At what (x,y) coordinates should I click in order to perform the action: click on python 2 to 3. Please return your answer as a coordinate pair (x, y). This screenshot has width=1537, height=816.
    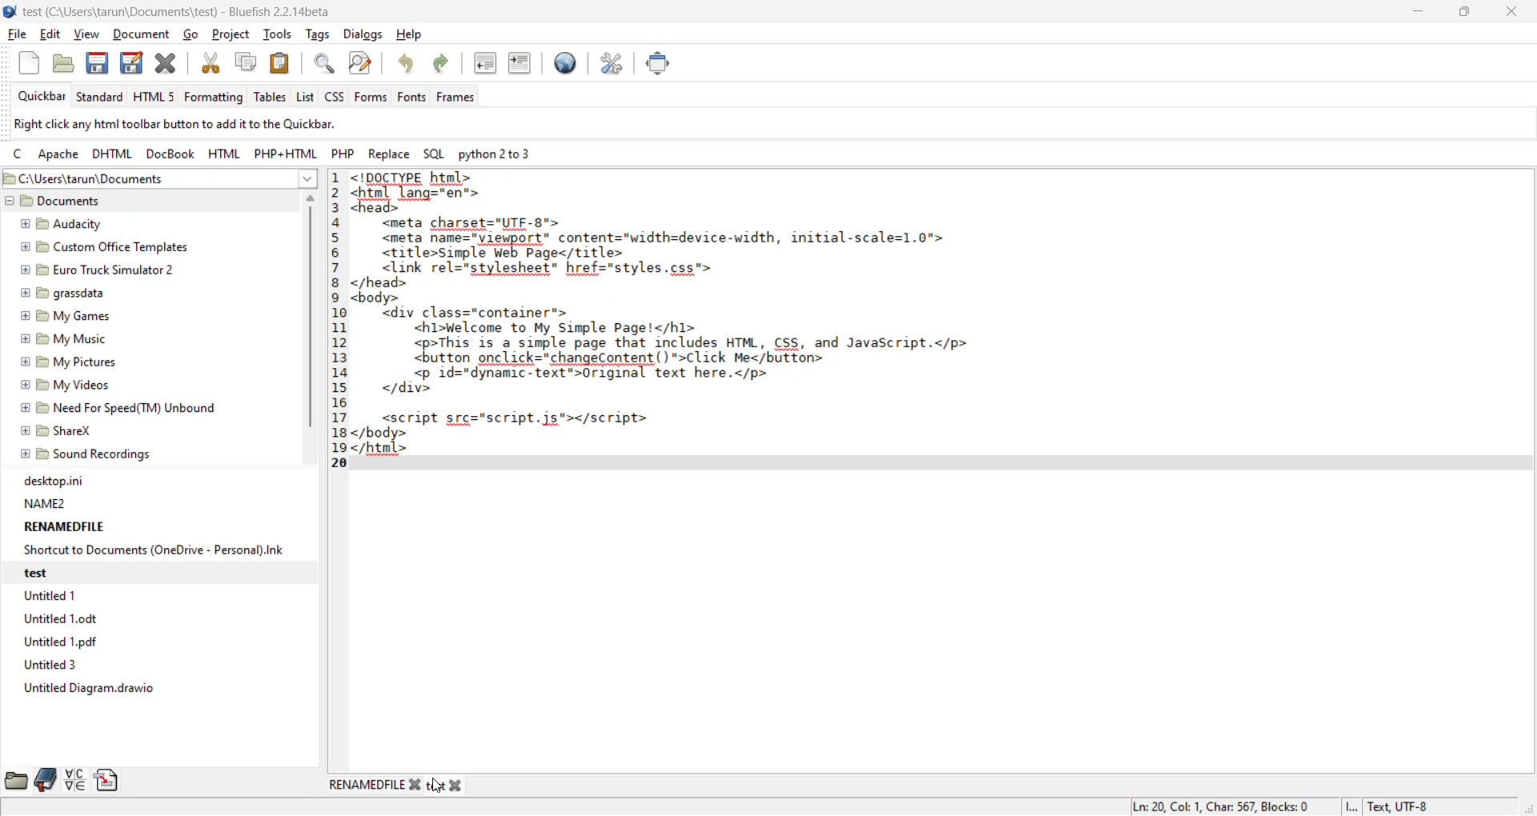
    Looking at the image, I should click on (502, 157).